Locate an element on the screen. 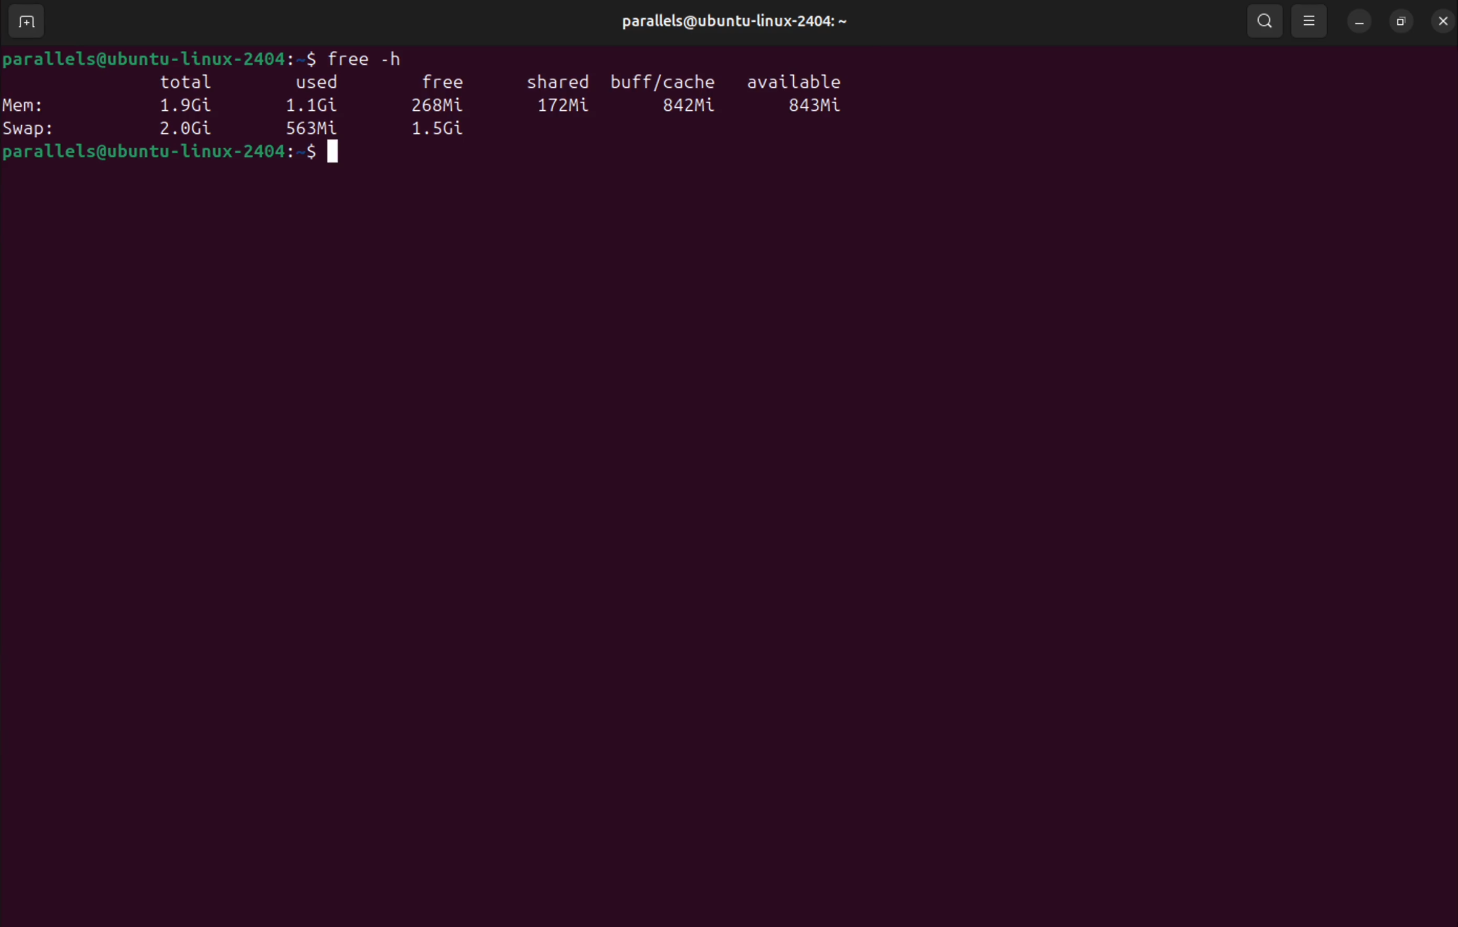  1.5Gi is located at coordinates (442, 130).